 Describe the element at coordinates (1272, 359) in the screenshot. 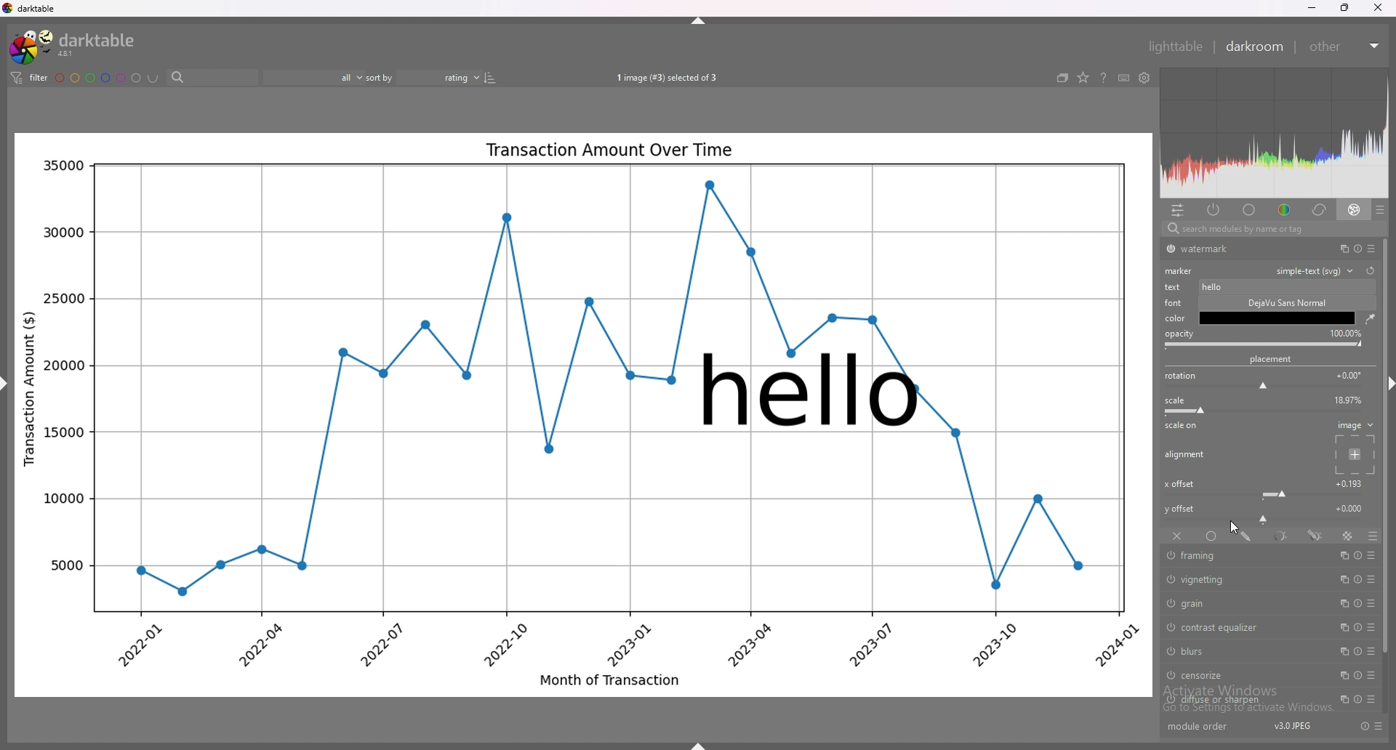

I see `placement` at that location.